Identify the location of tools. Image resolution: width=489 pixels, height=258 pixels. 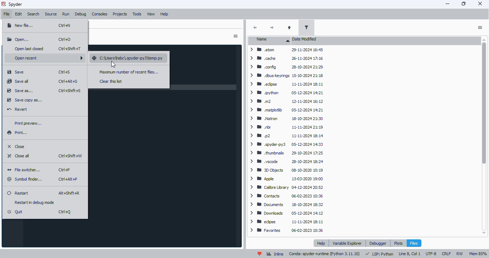
(137, 14).